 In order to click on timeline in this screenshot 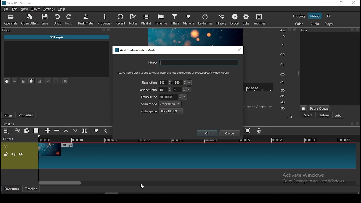, I will do `click(162, 19)`.